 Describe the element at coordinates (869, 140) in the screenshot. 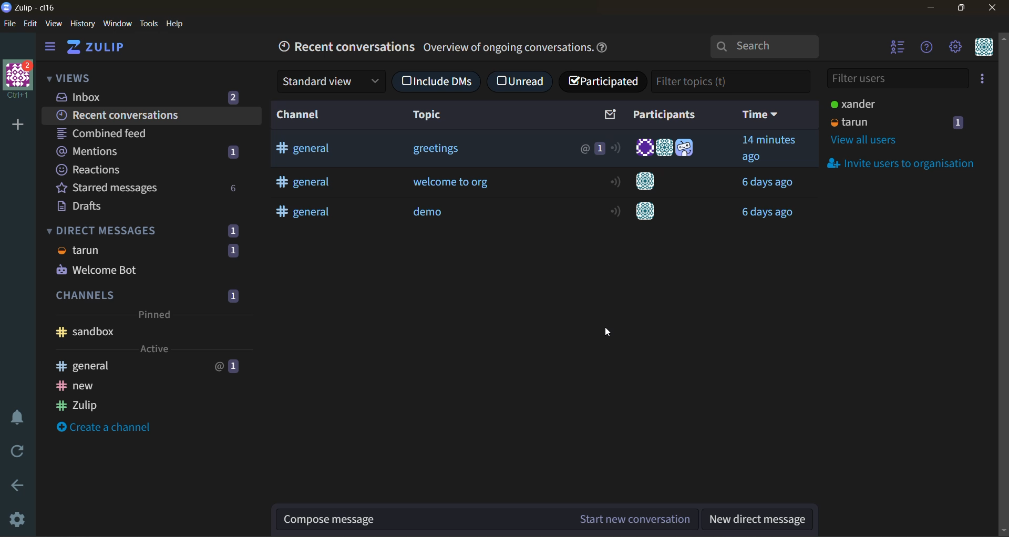

I see `view all users` at that location.